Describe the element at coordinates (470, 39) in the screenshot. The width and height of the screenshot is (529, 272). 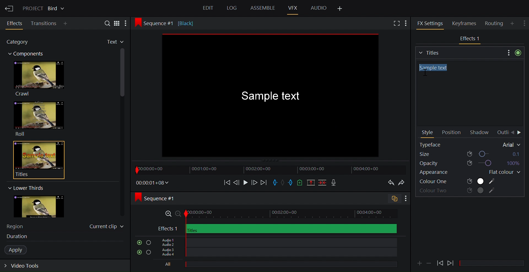
I see `Video Track Effects ` at that location.